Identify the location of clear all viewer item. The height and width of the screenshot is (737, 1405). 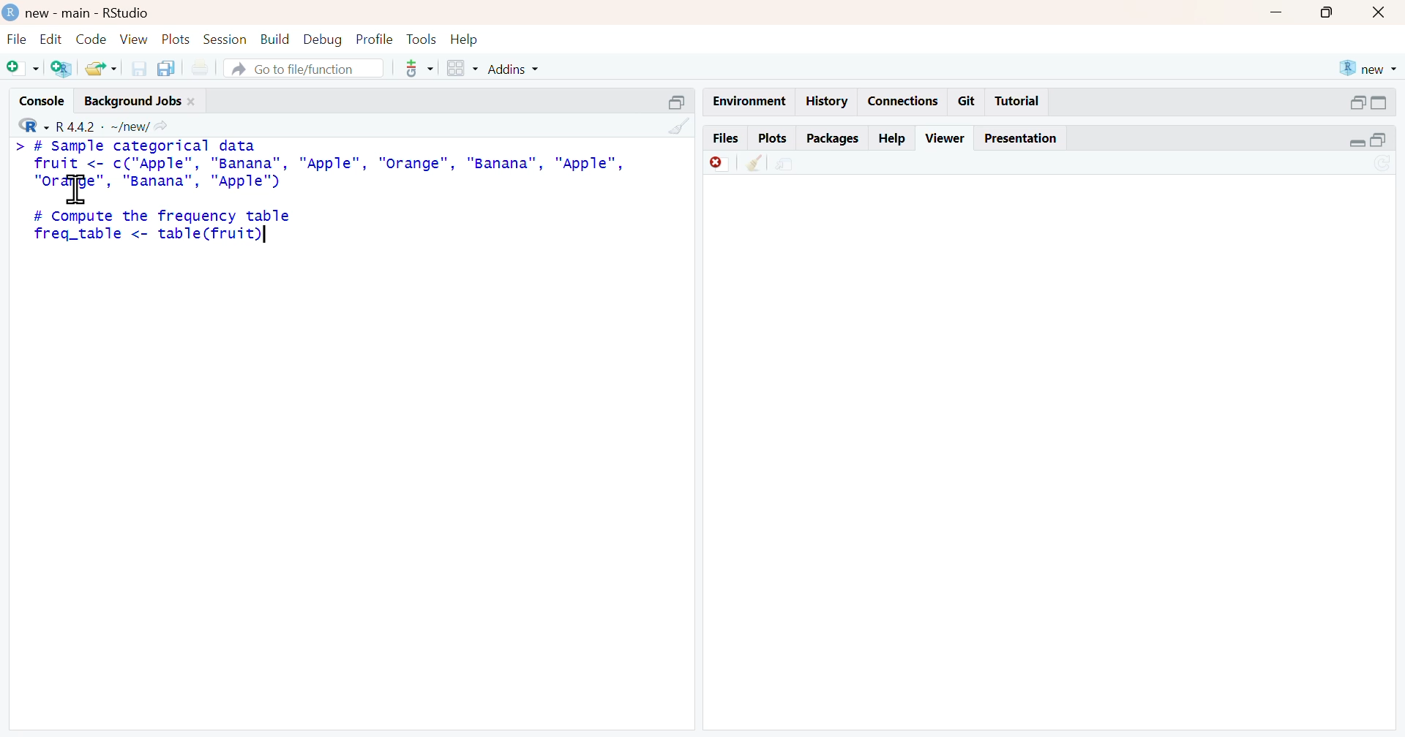
(756, 165).